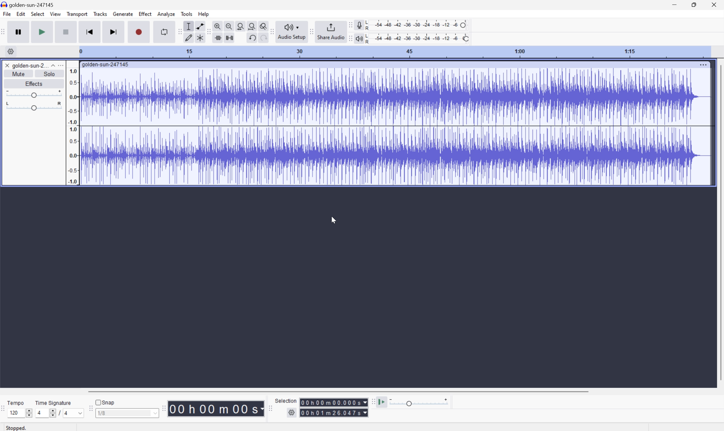  I want to click on Selection, so click(334, 413).